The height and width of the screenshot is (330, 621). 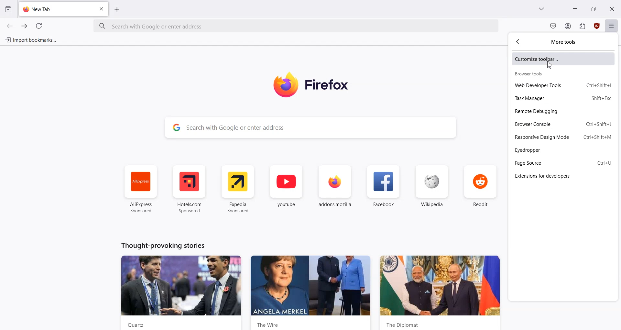 I want to click on Eyedropper, so click(x=539, y=150).